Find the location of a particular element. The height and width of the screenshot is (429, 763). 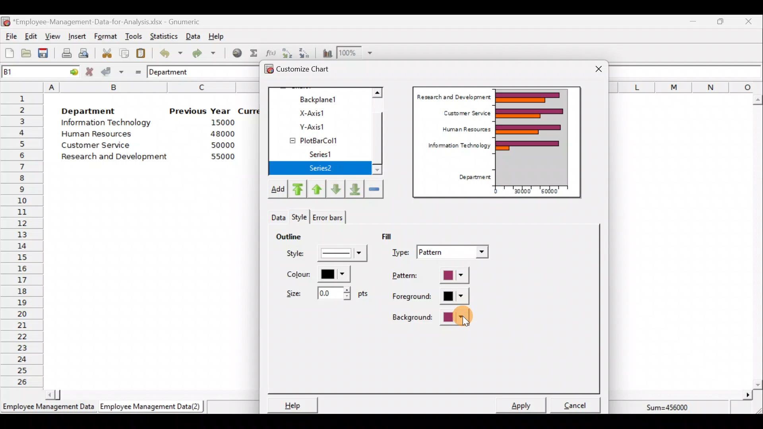

Previous Year is located at coordinates (200, 111).